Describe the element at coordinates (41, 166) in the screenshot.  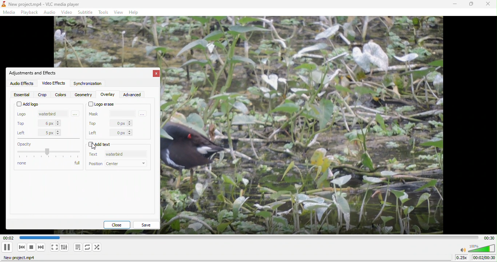
I see `none` at that location.